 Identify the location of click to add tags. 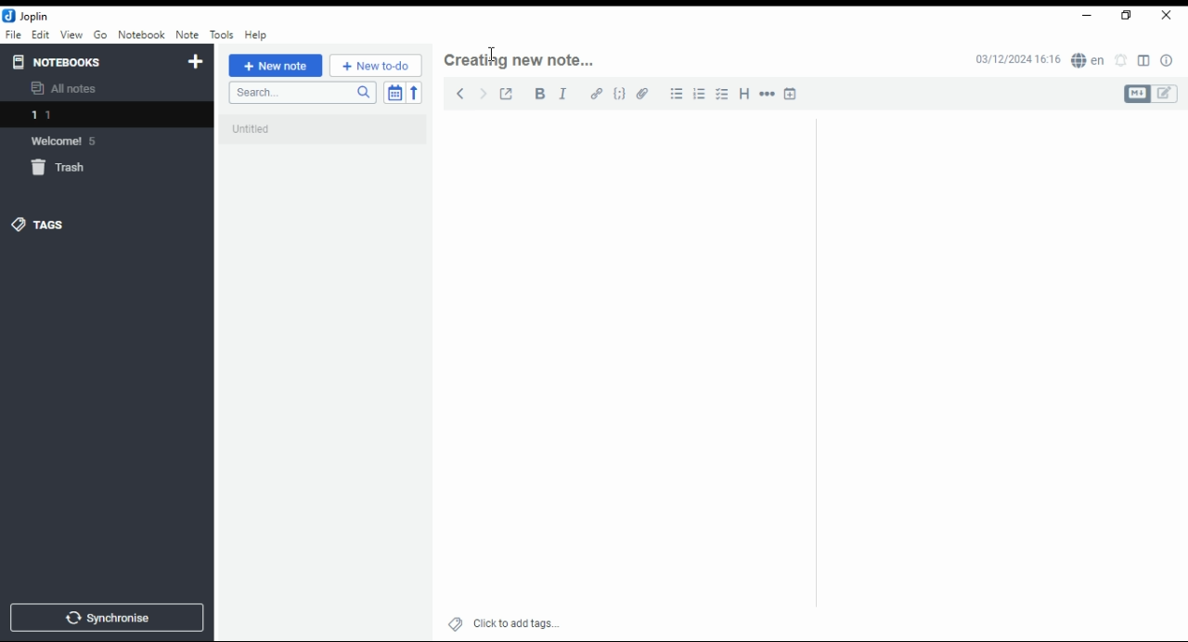
(516, 621).